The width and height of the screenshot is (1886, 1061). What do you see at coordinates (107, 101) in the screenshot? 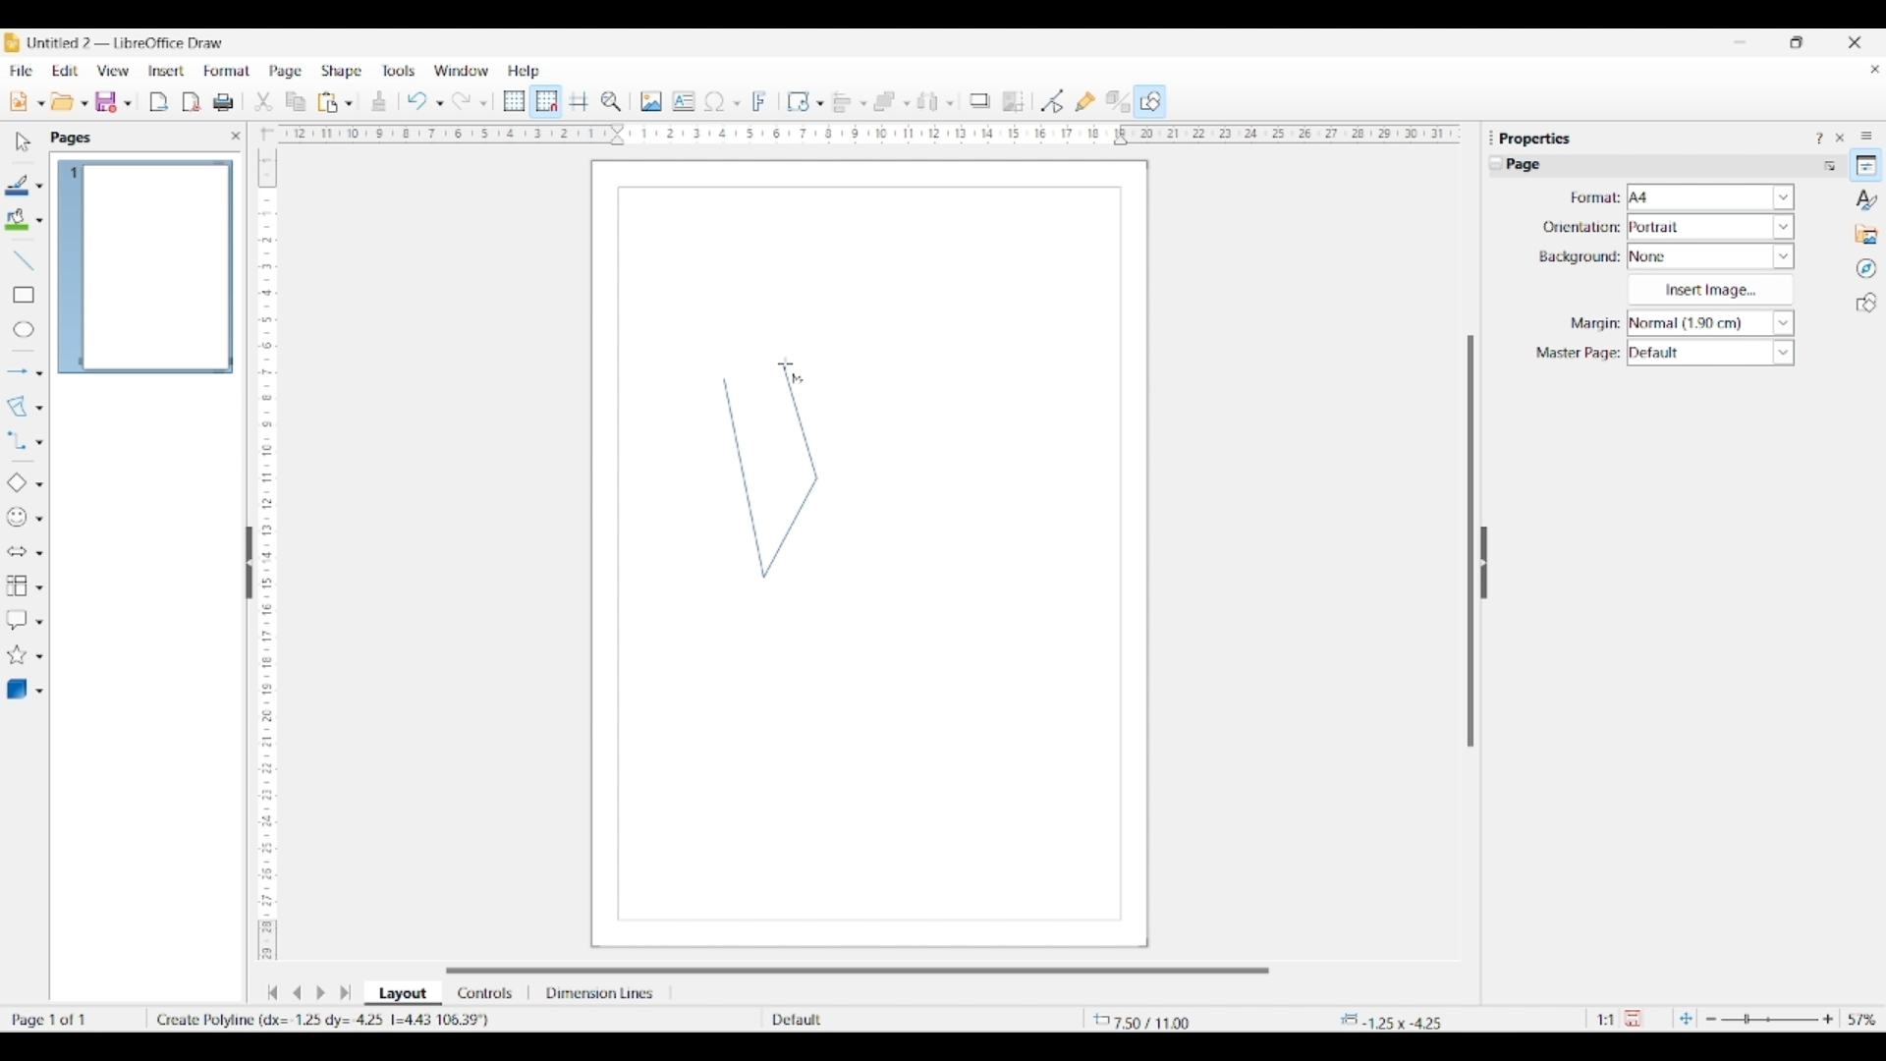
I see `Selected save option` at bounding box center [107, 101].